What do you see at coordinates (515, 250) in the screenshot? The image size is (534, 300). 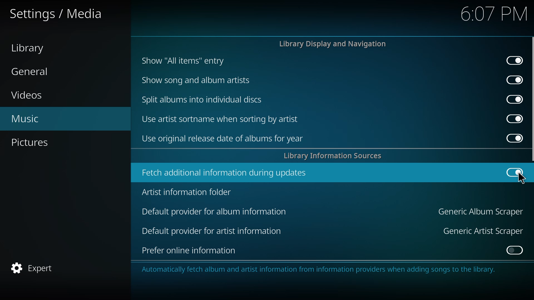 I see `click to enable` at bounding box center [515, 250].